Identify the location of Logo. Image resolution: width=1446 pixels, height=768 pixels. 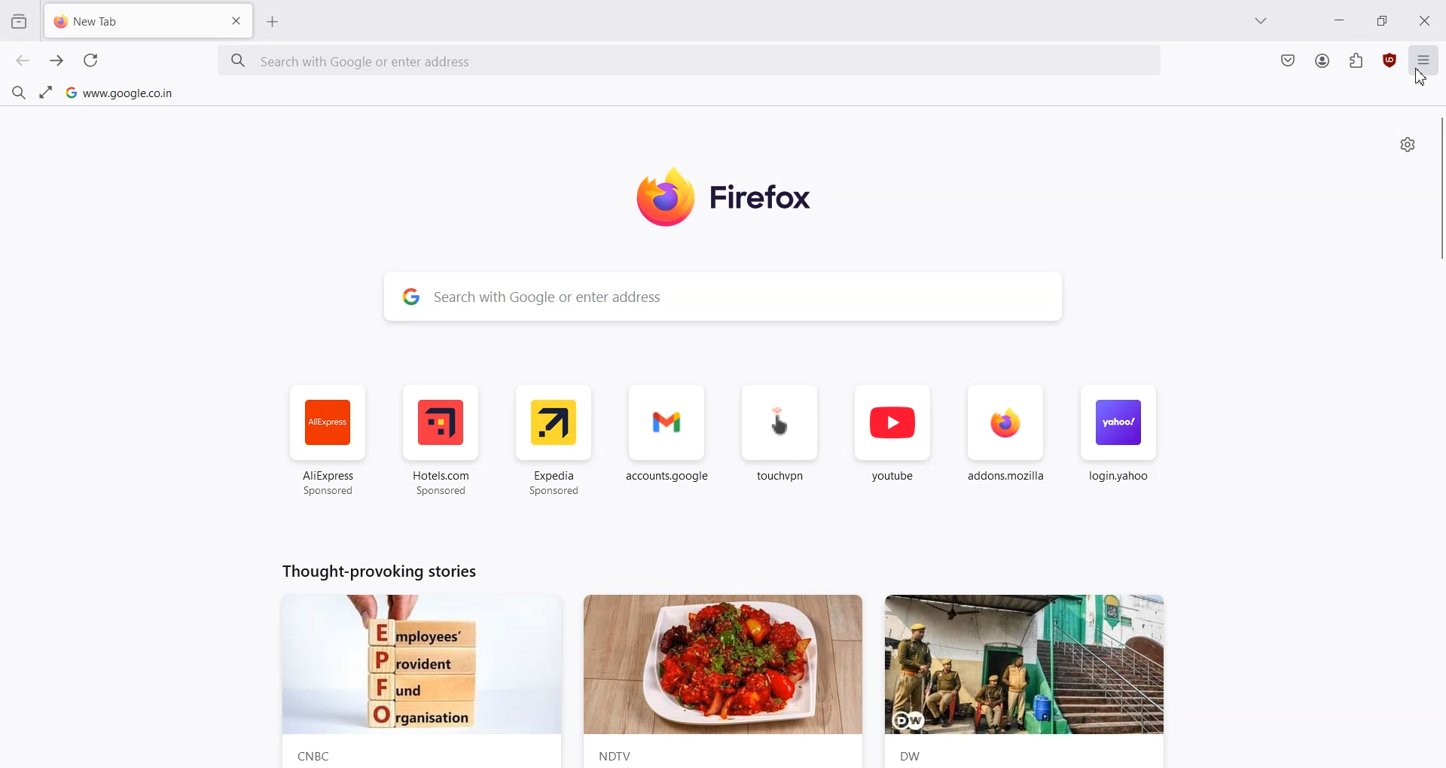
(746, 197).